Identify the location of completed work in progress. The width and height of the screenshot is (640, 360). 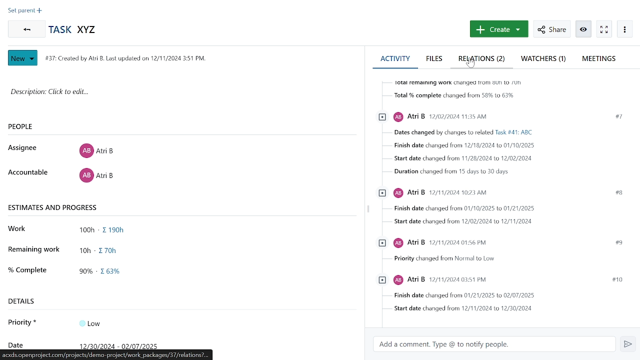
(104, 272).